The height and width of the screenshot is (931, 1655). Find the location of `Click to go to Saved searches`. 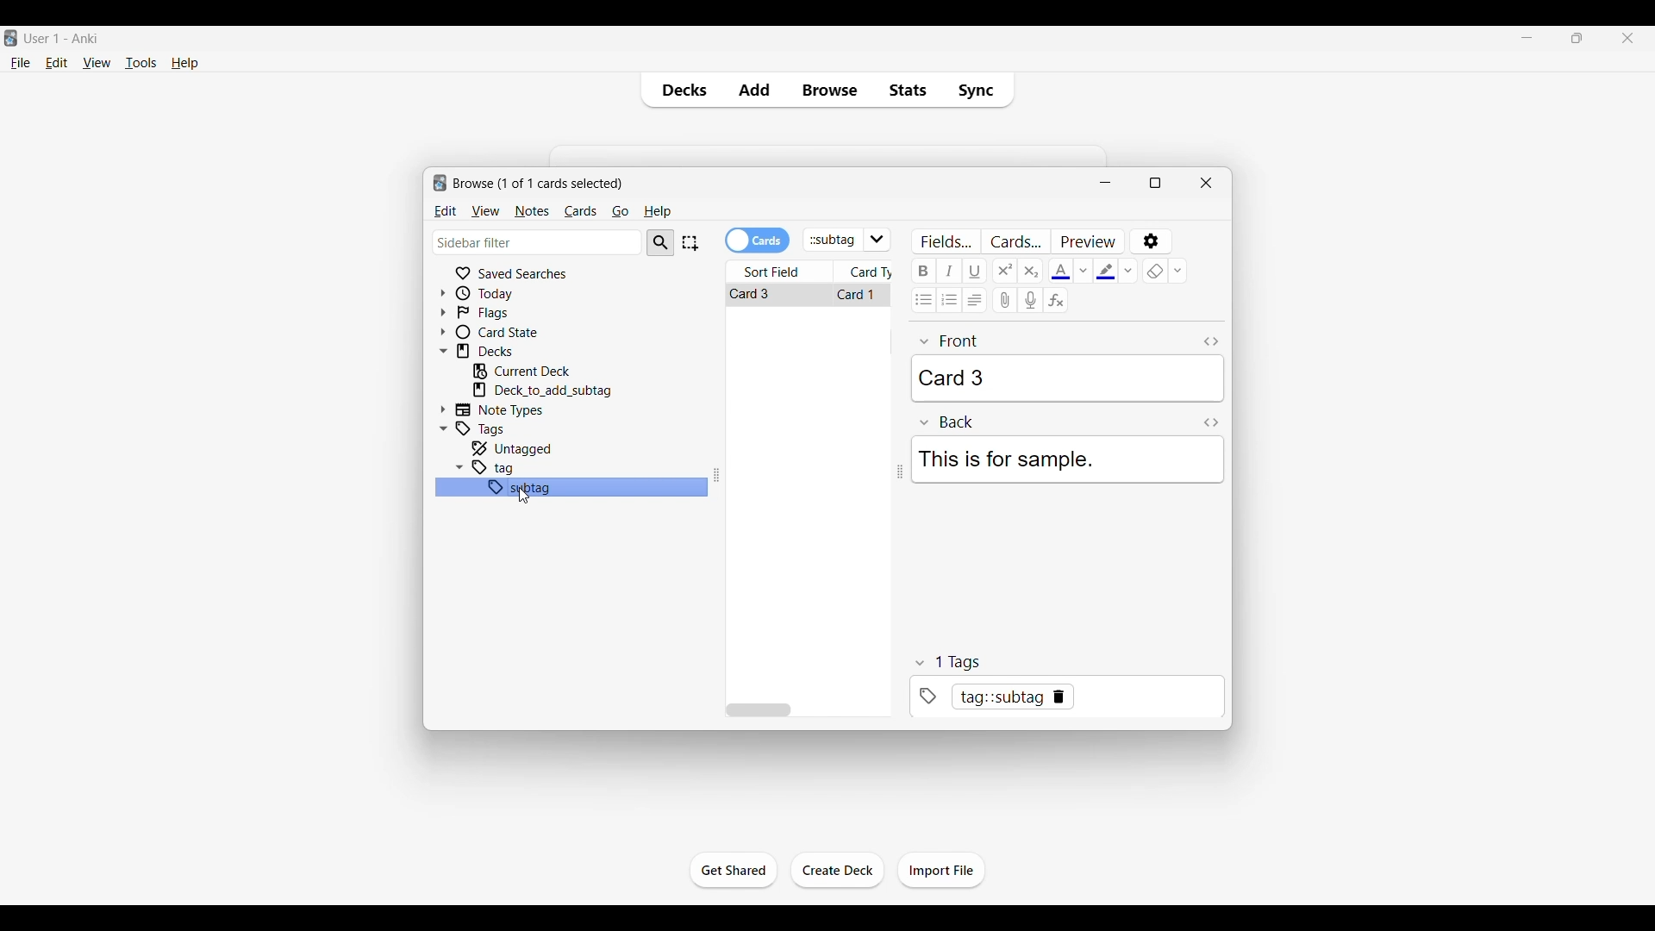

Click to go to Saved searches is located at coordinates (509, 273).